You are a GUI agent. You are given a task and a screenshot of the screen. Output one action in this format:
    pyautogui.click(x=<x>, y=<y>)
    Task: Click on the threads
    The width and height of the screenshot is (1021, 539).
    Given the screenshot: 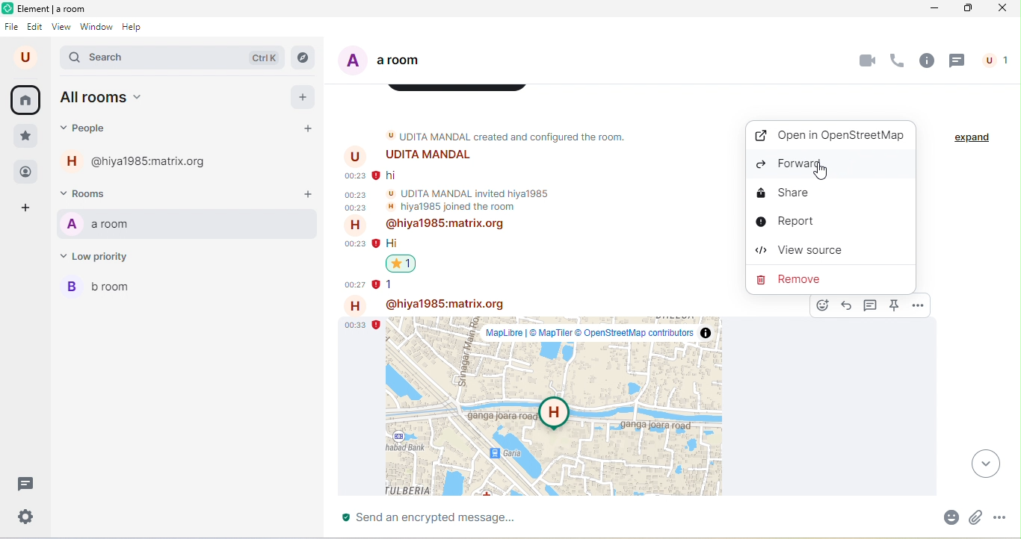 What is the action you would take?
    pyautogui.click(x=957, y=61)
    